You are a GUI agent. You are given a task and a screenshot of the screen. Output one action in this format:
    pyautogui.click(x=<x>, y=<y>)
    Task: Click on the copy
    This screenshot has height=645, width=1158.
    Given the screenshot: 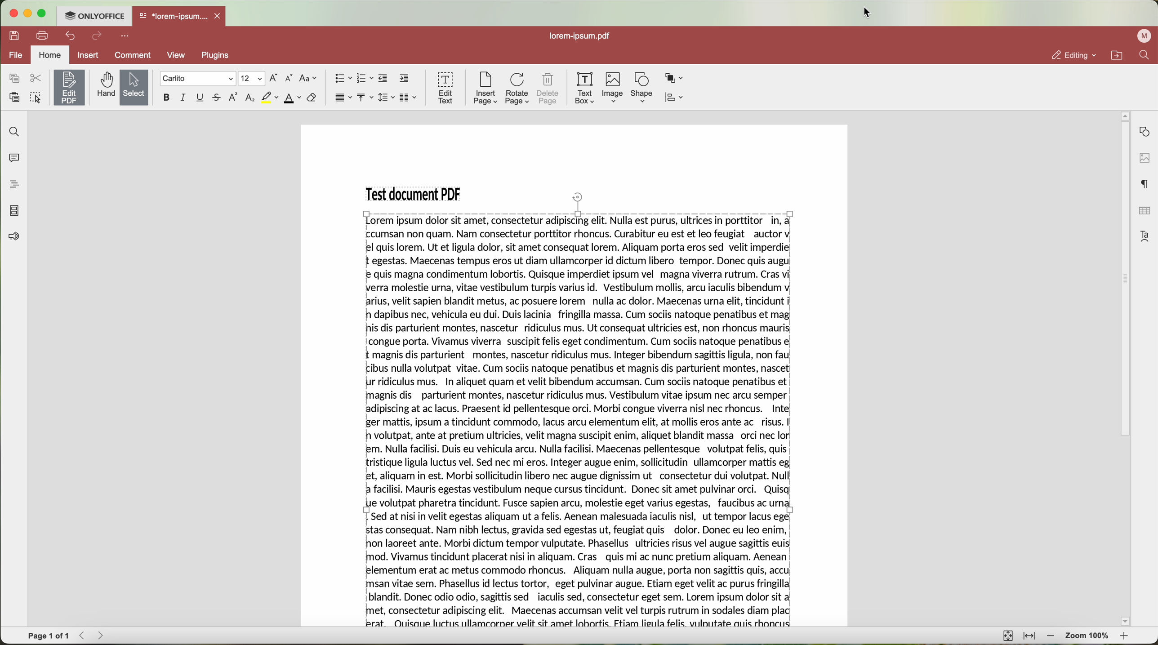 What is the action you would take?
    pyautogui.click(x=14, y=78)
    